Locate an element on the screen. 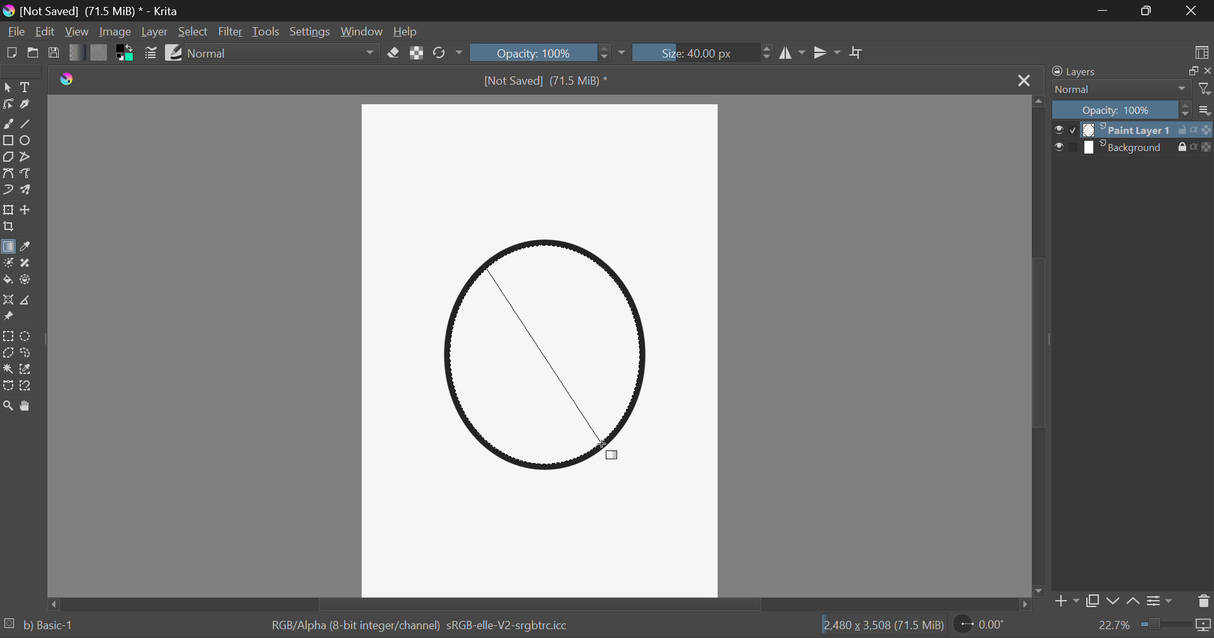 The height and width of the screenshot is (638, 1214). logo is located at coordinates (66, 81).